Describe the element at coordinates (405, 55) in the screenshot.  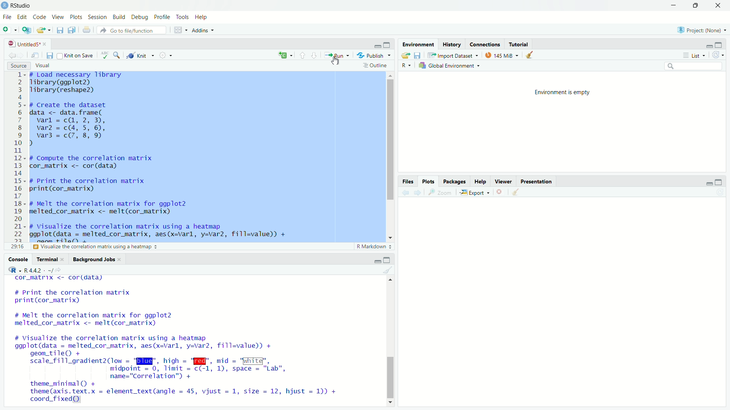
I see `load workspace` at that location.